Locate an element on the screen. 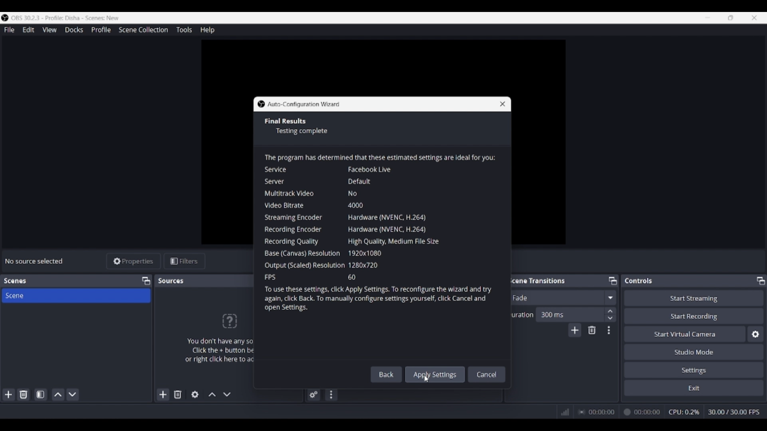 The image size is (767, 431). Help menu is located at coordinates (207, 30).